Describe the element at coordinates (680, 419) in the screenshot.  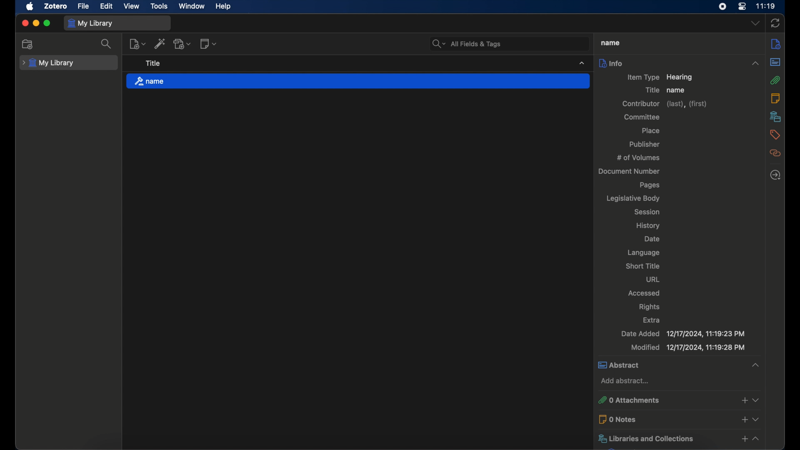
I see `0 notes` at that location.